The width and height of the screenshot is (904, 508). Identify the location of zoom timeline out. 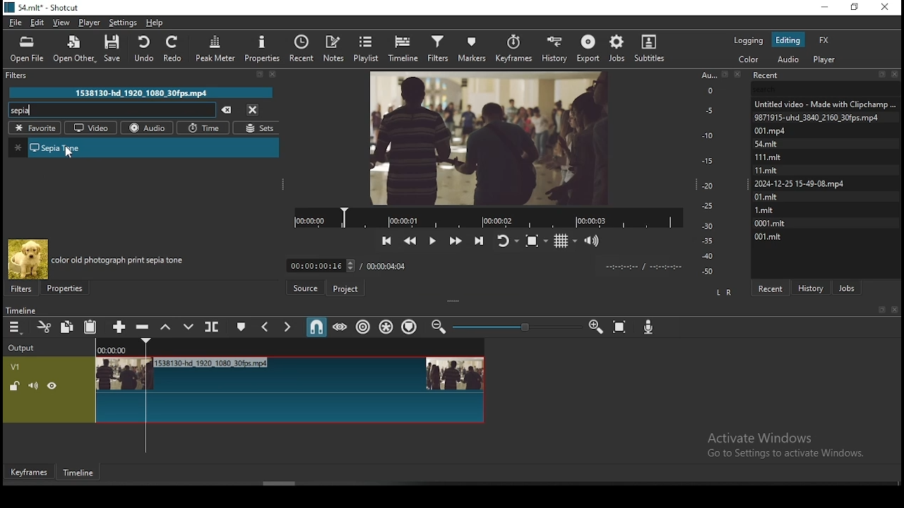
(595, 329).